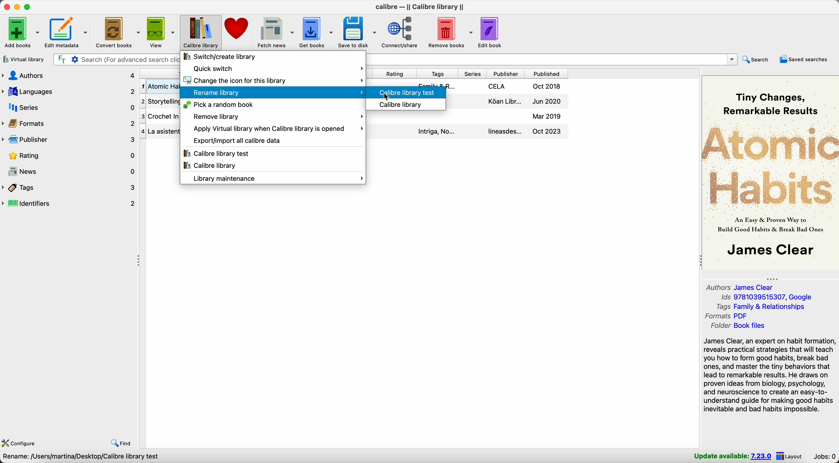  I want to click on layout, so click(790, 456).